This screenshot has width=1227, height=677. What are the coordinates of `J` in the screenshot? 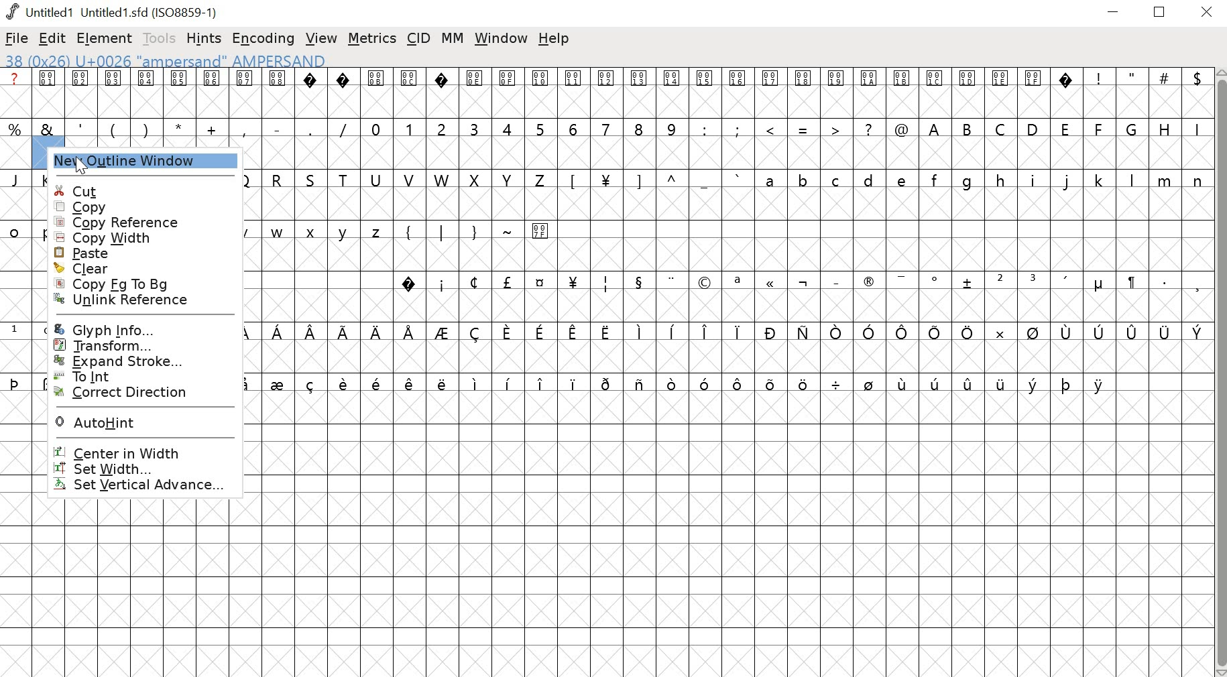 It's located at (16, 179).